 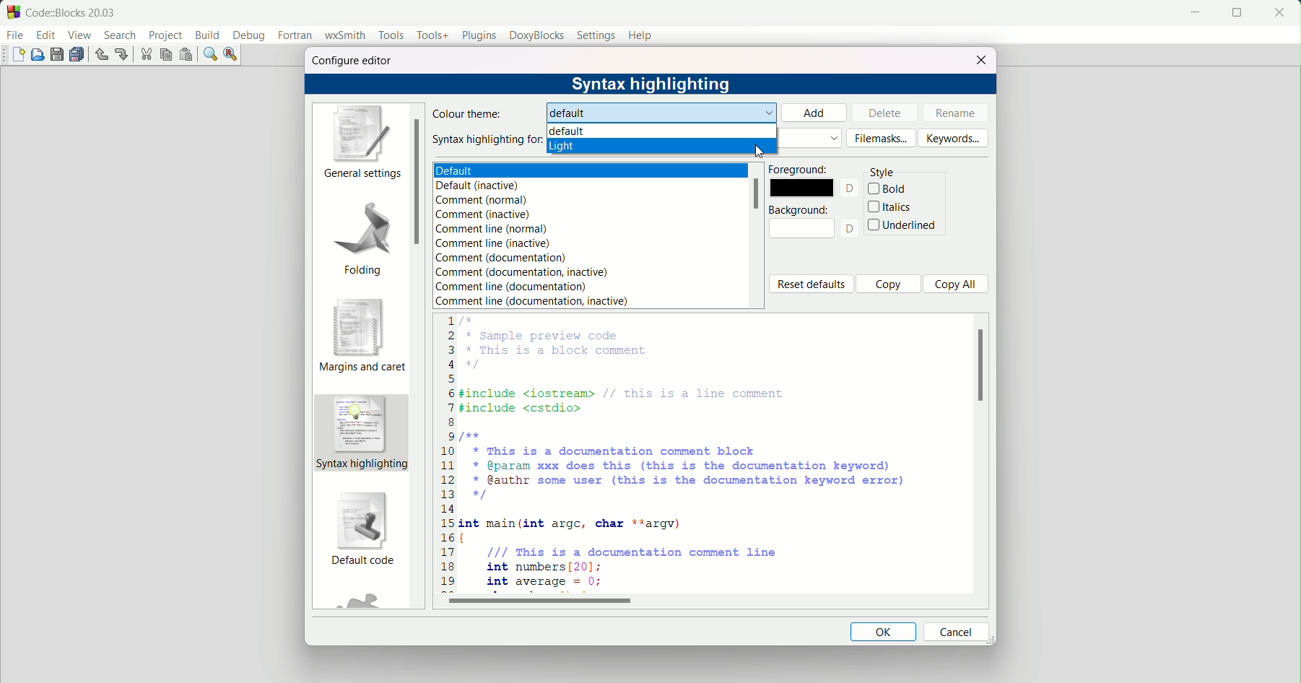 What do you see at coordinates (849, 189) in the screenshot?
I see `text` at bounding box center [849, 189].